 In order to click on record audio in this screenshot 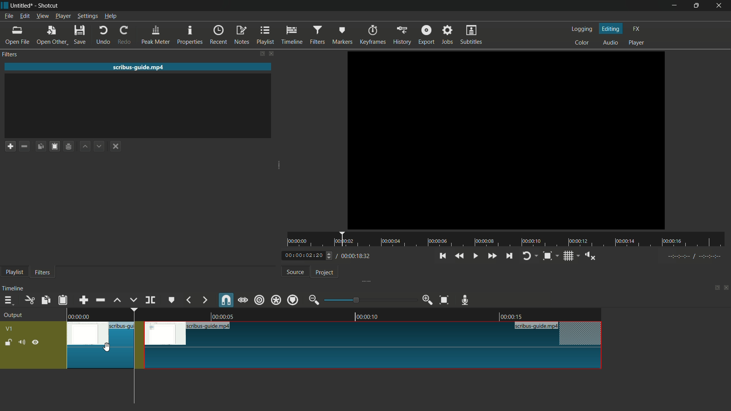, I will do `click(464, 300)`.